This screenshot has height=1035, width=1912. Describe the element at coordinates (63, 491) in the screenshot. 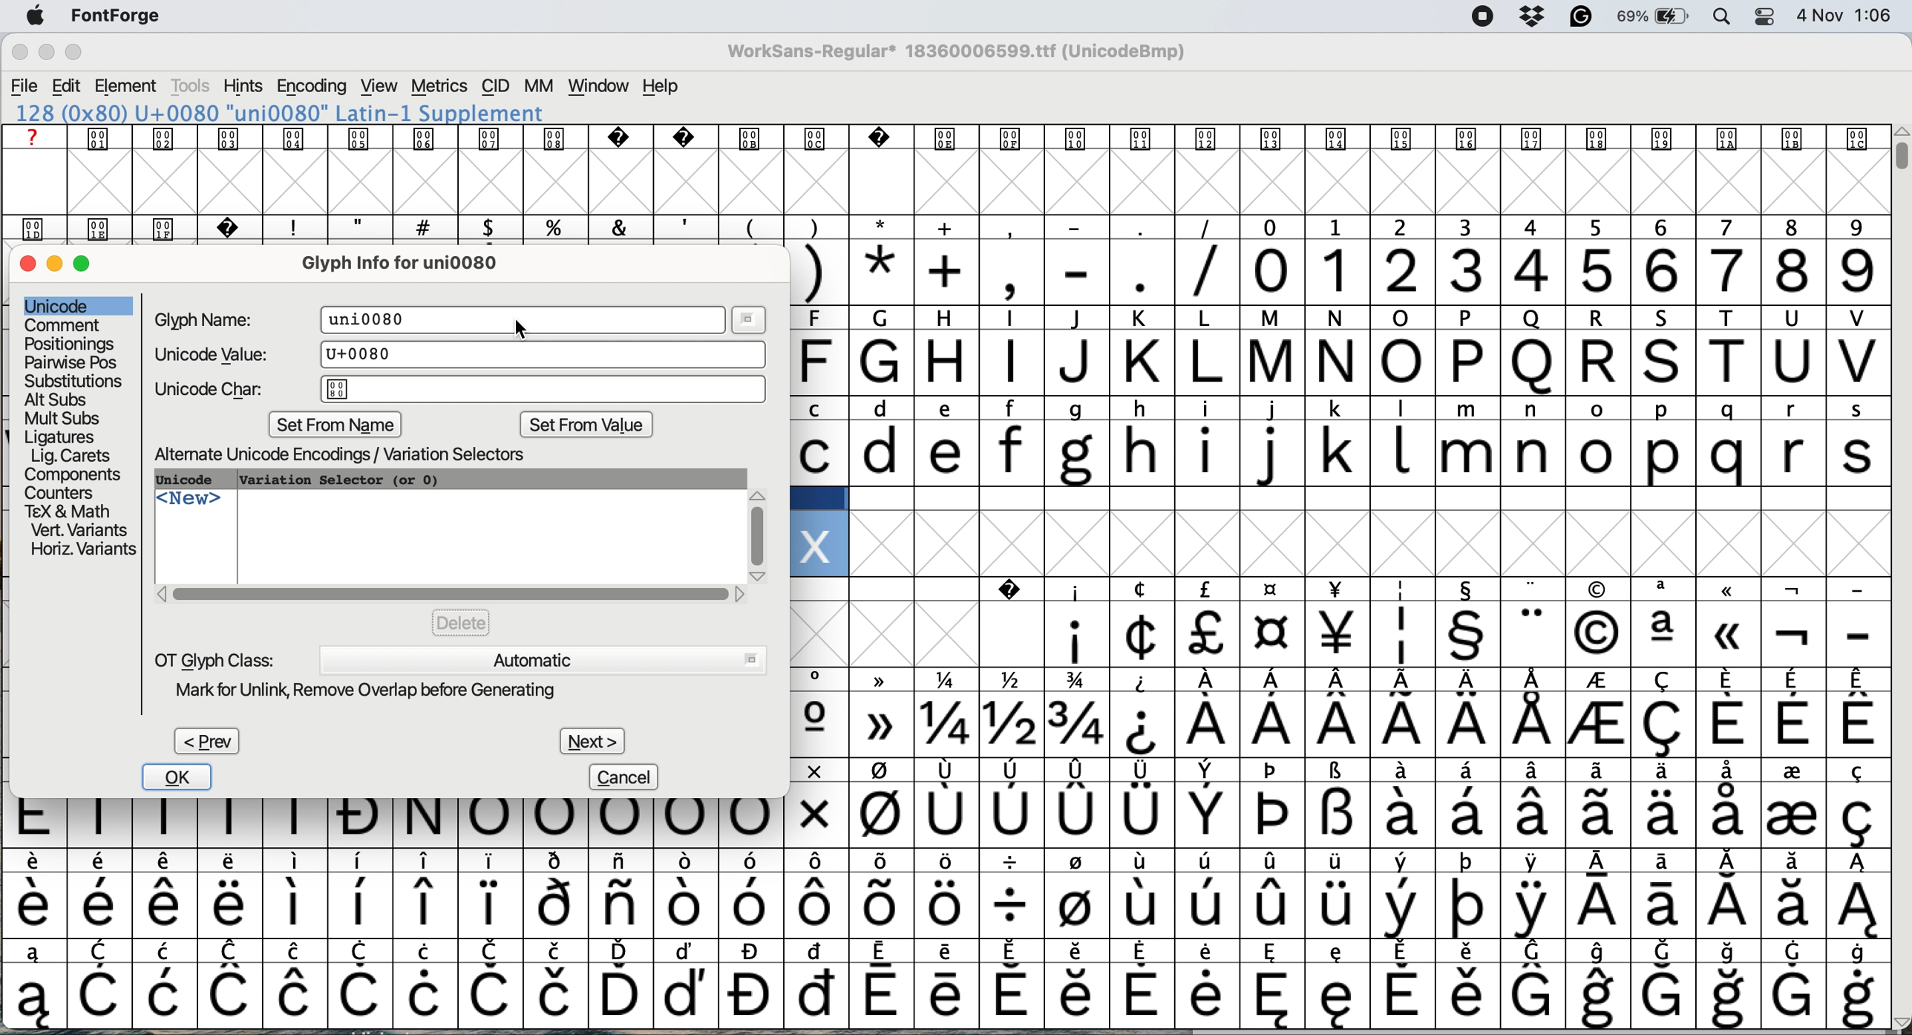

I see `counters` at that location.